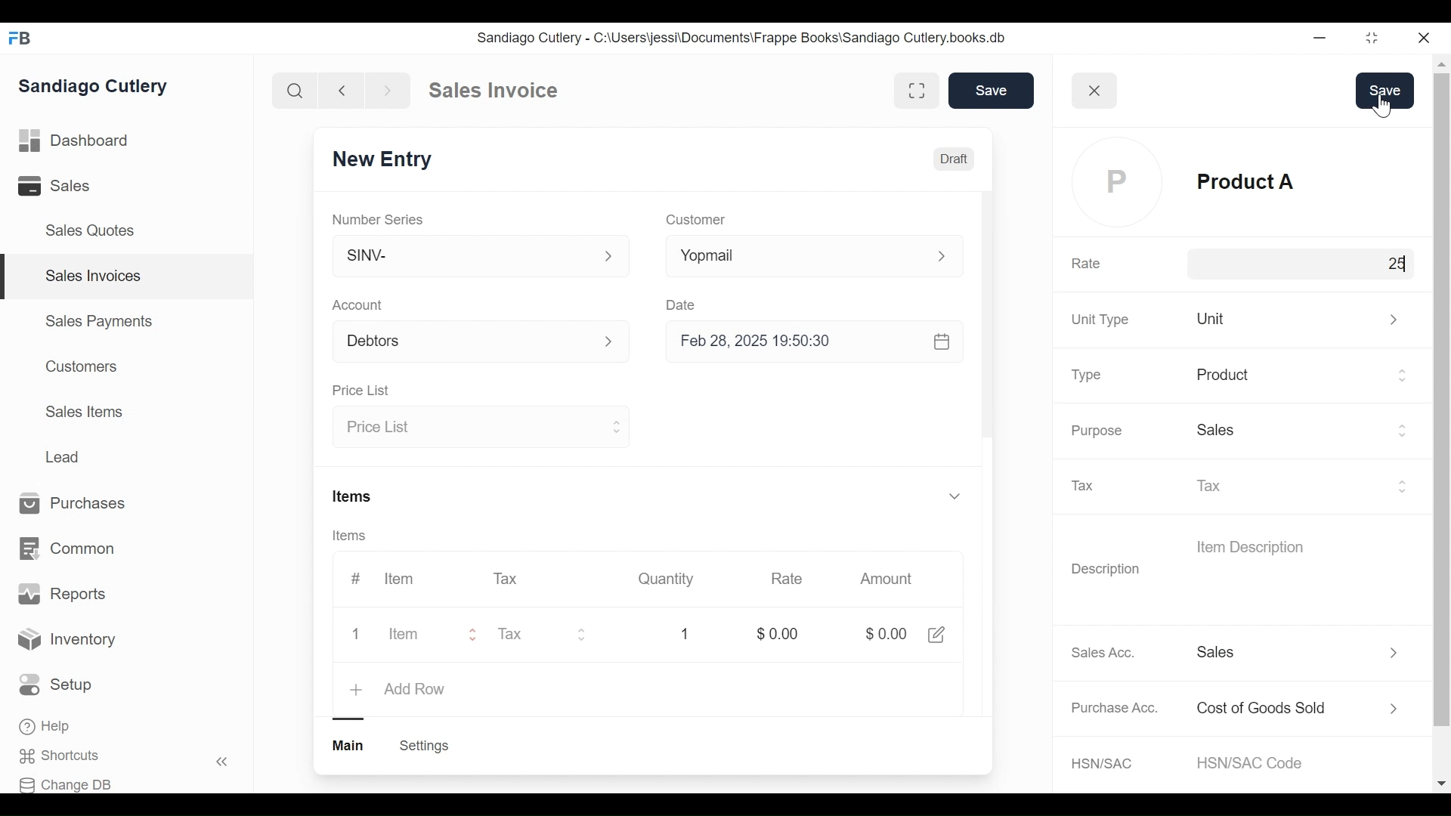  Describe the element at coordinates (350, 746) in the screenshot. I see `main` at that location.